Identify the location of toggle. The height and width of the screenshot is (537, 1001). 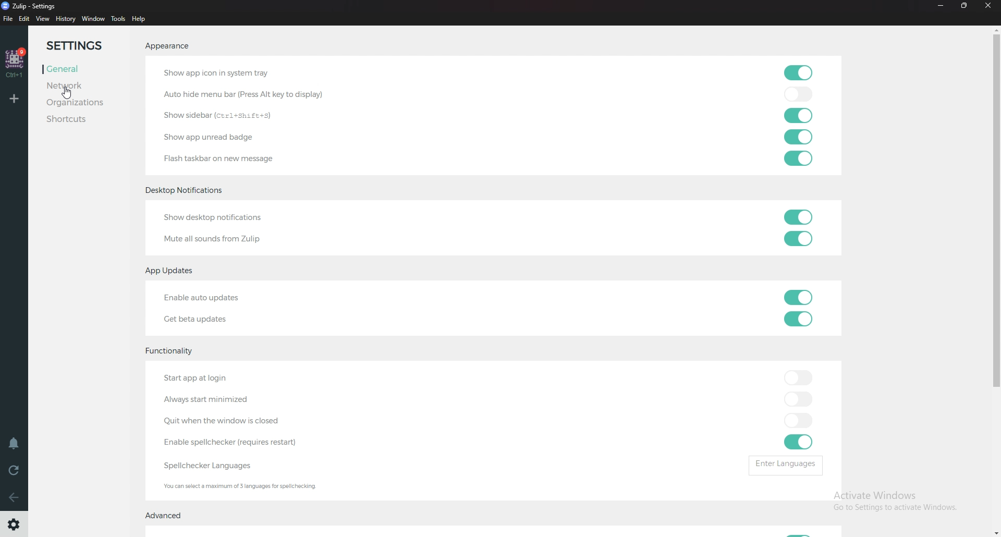
(801, 239).